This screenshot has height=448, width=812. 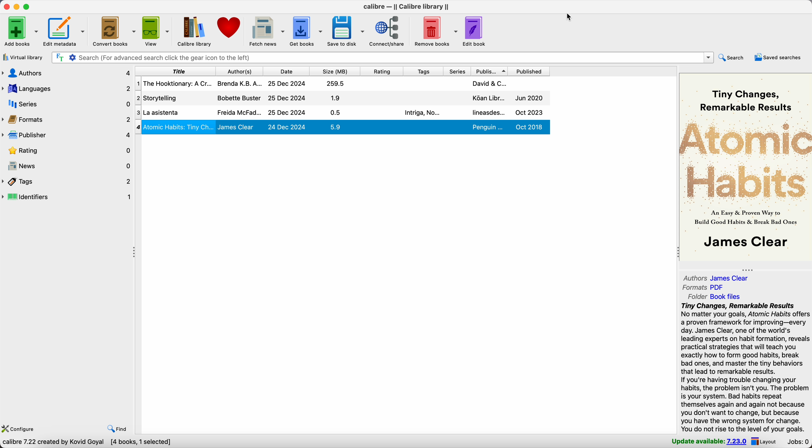 What do you see at coordinates (744, 367) in the screenshot?
I see `tiny changes, remarkable results - synopsis` at bounding box center [744, 367].